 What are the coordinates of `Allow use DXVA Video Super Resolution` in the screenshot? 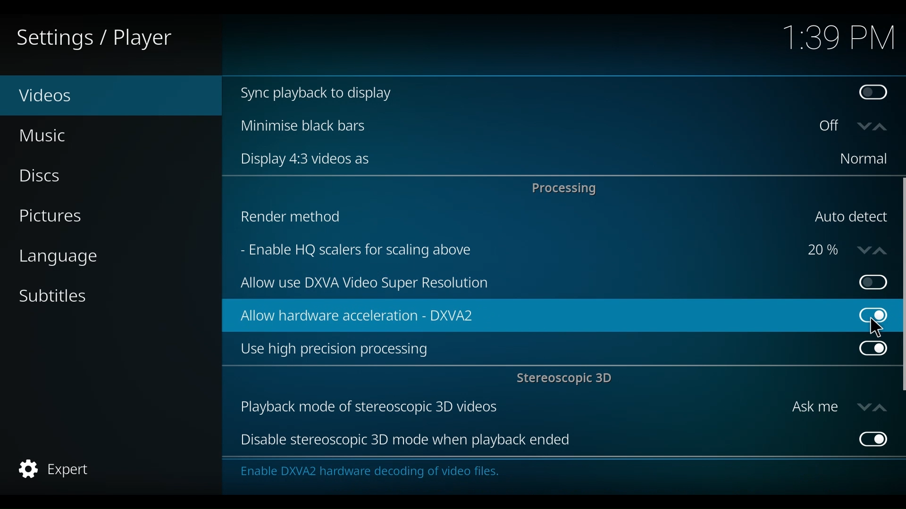 It's located at (539, 284).